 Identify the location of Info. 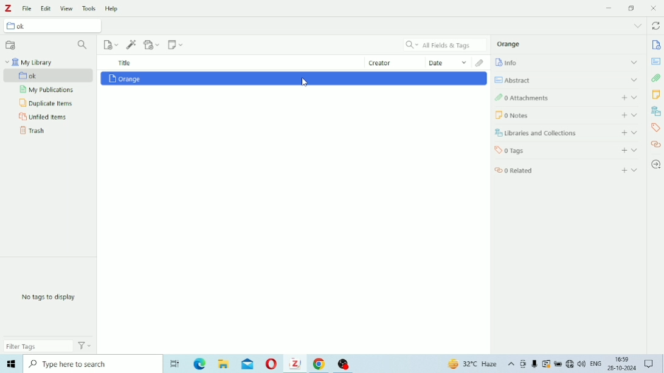
(657, 45).